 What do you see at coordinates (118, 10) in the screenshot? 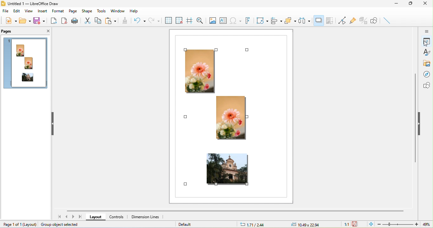
I see `window` at bounding box center [118, 10].